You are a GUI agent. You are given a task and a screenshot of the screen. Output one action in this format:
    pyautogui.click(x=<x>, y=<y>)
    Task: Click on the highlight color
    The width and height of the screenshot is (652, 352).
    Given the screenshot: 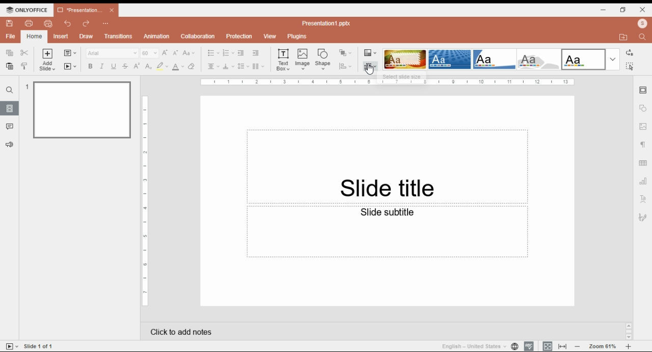 What is the action you would take?
    pyautogui.click(x=162, y=66)
    